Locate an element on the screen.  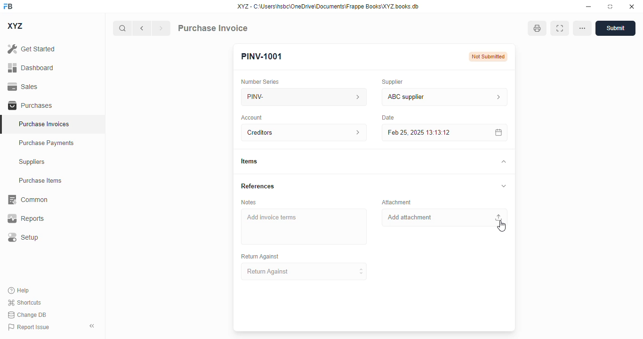
open print view is located at coordinates (537, 28).